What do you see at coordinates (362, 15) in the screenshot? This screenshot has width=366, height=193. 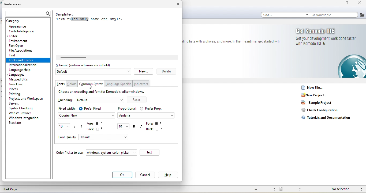 I see `file` at bounding box center [362, 15].